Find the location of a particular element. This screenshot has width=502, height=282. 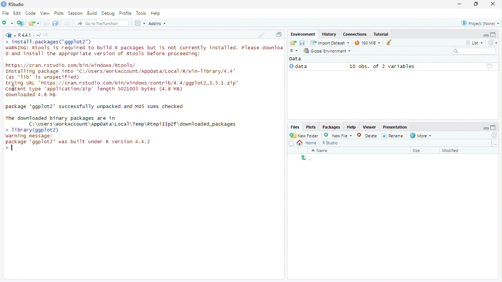

Session is located at coordinates (76, 13).